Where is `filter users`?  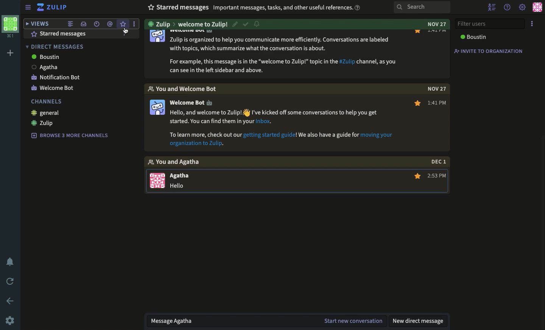 filter users is located at coordinates (491, 24).